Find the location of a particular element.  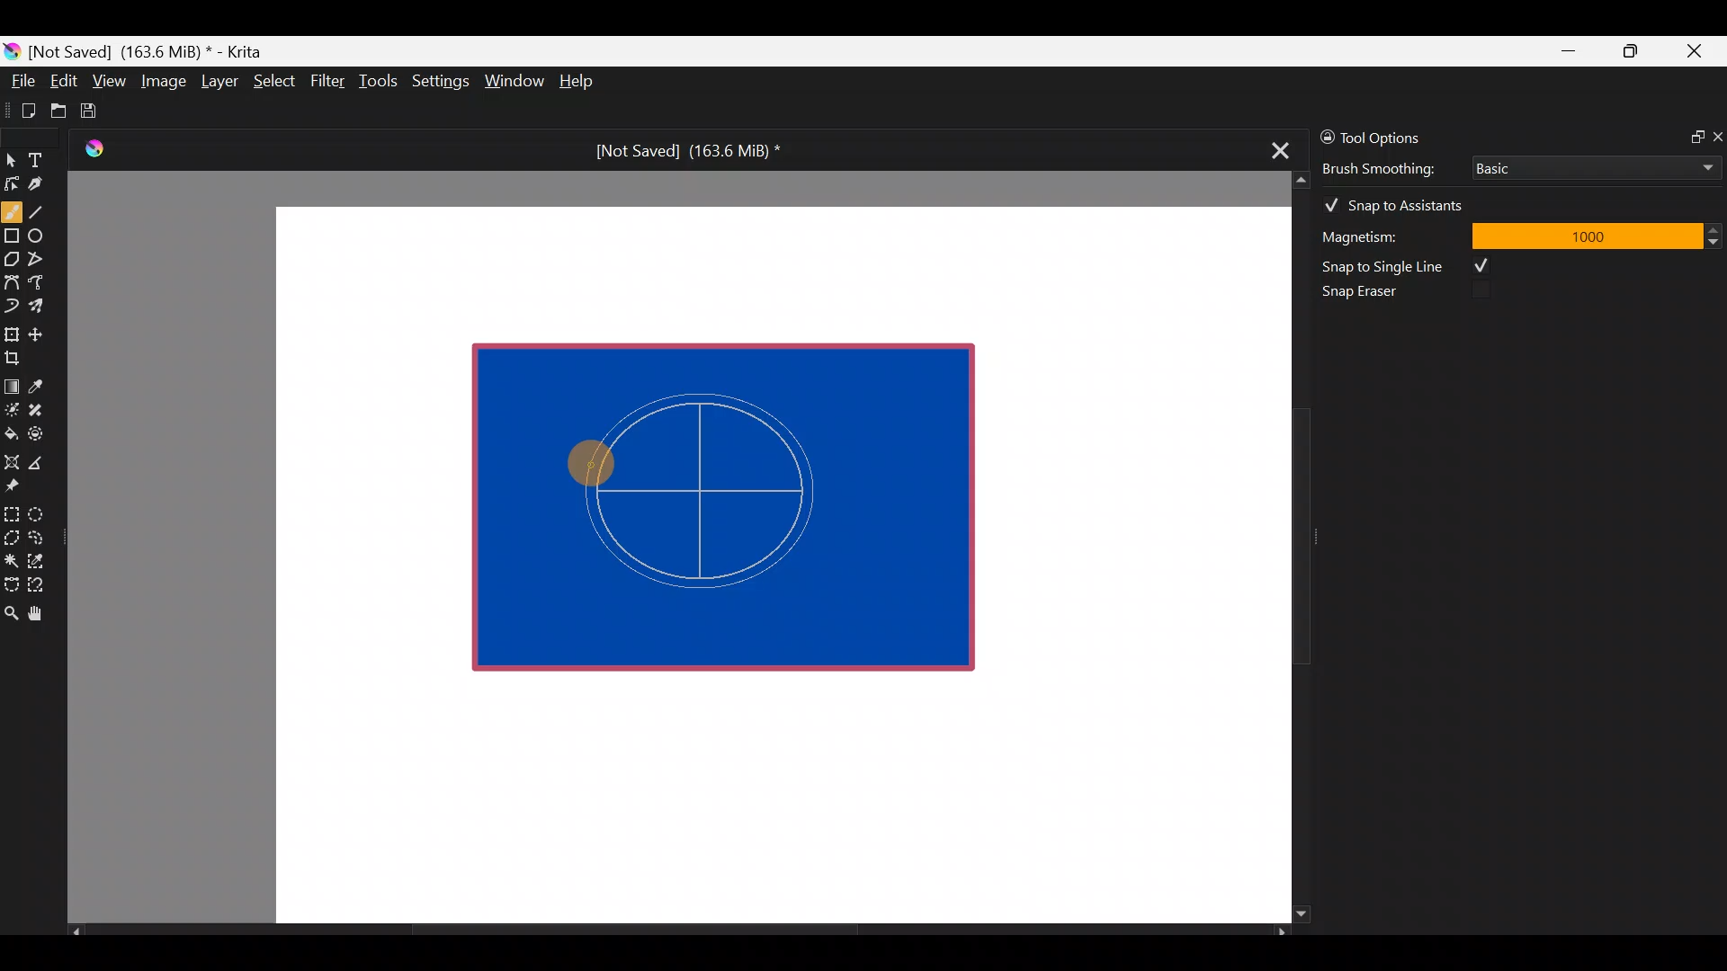

Polyline tool is located at coordinates (43, 260).